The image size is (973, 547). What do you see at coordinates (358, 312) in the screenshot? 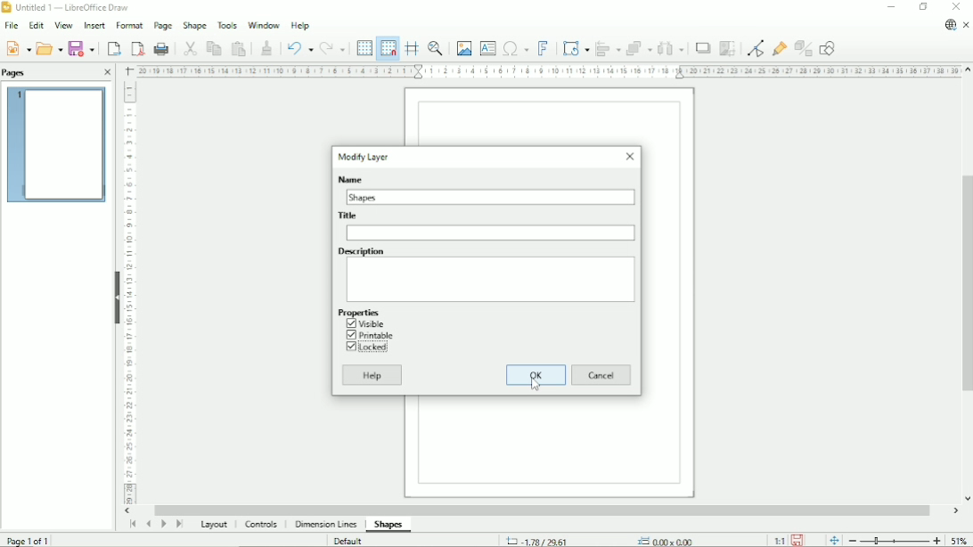
I see `Properties` at bounding box center [358, 312].